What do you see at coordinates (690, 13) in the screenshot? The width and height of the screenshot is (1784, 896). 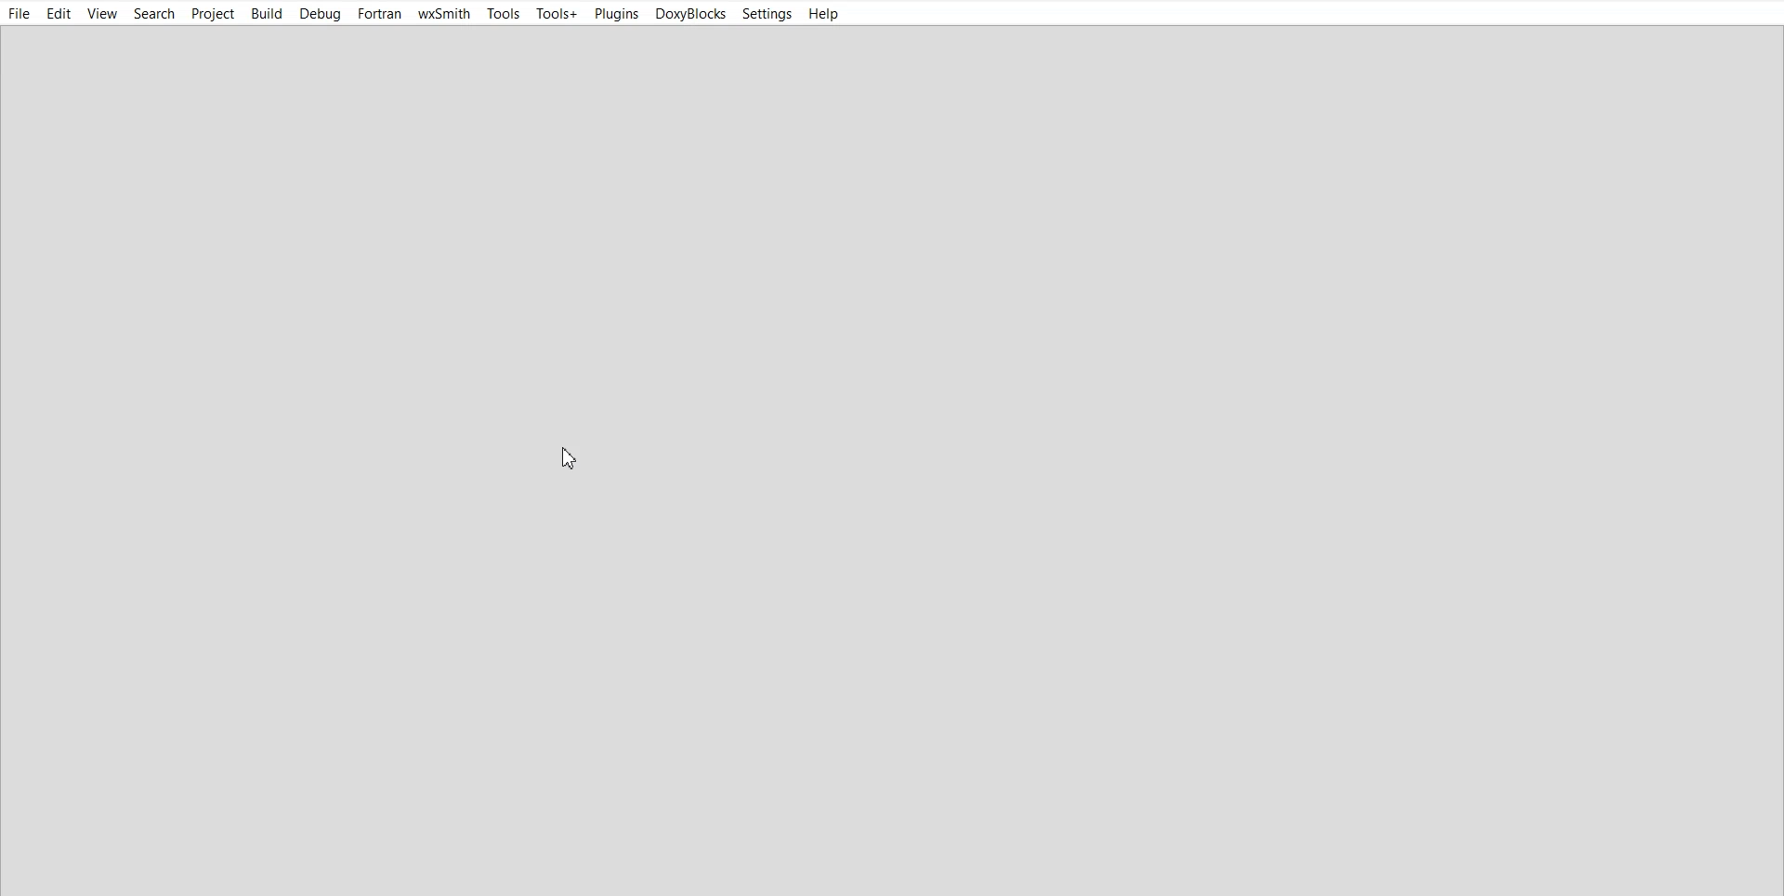 I see `DoxyBlocks` at bounding box center [690, 13].